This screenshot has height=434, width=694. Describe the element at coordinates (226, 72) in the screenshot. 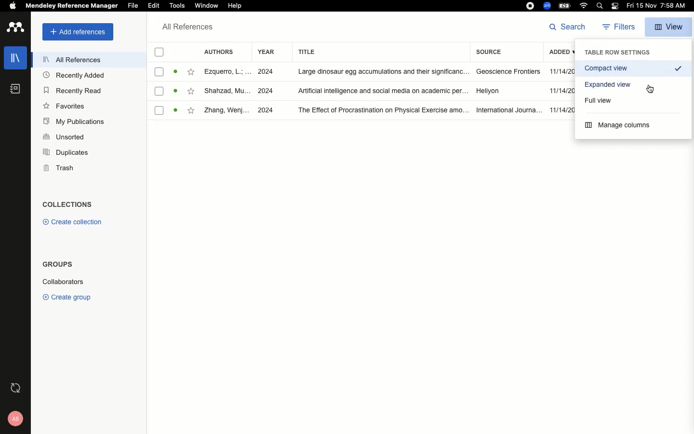

I see `Ezquerro` at that location.